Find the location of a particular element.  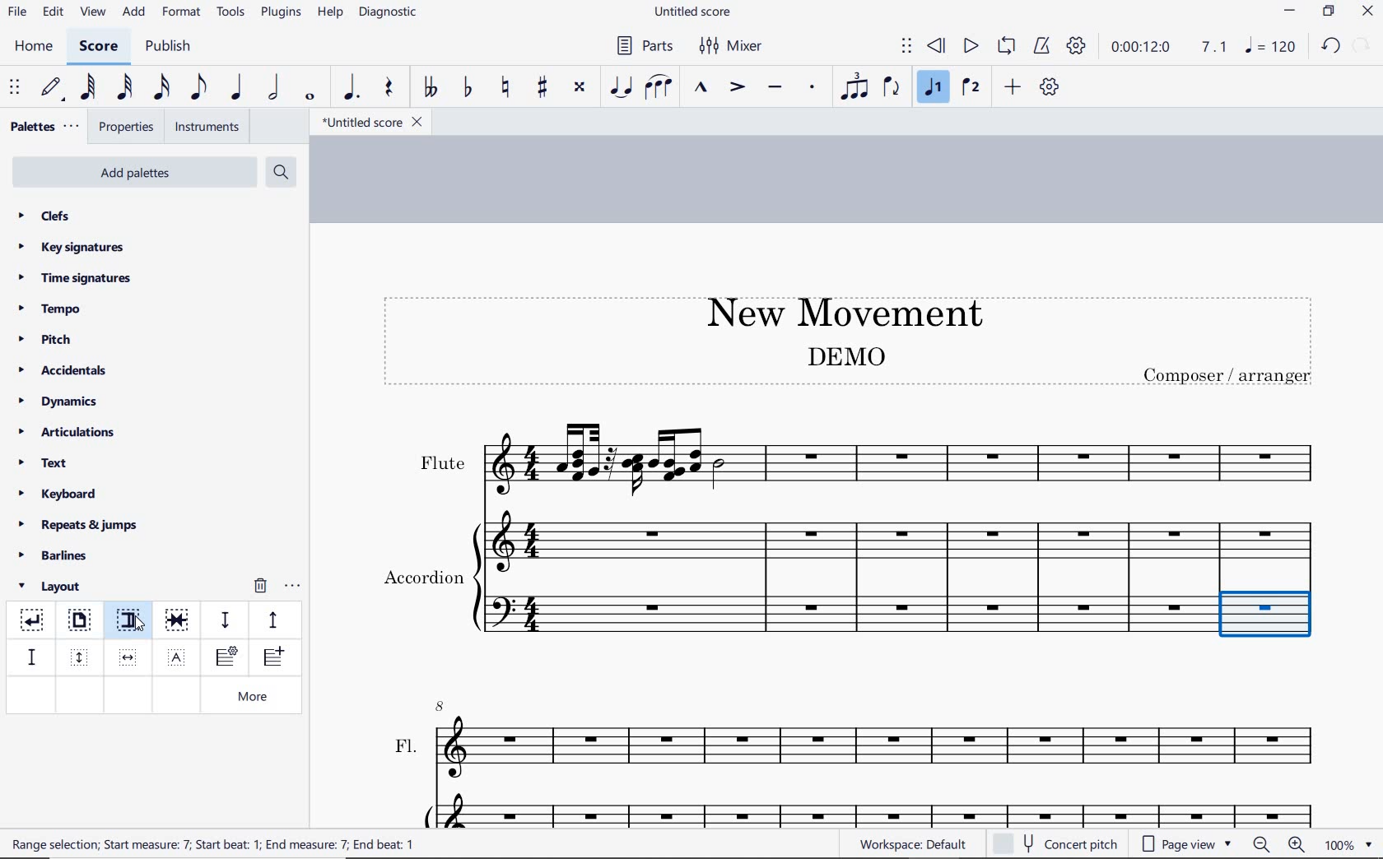

keep measure on the same system is located at coordinates (179, 620).